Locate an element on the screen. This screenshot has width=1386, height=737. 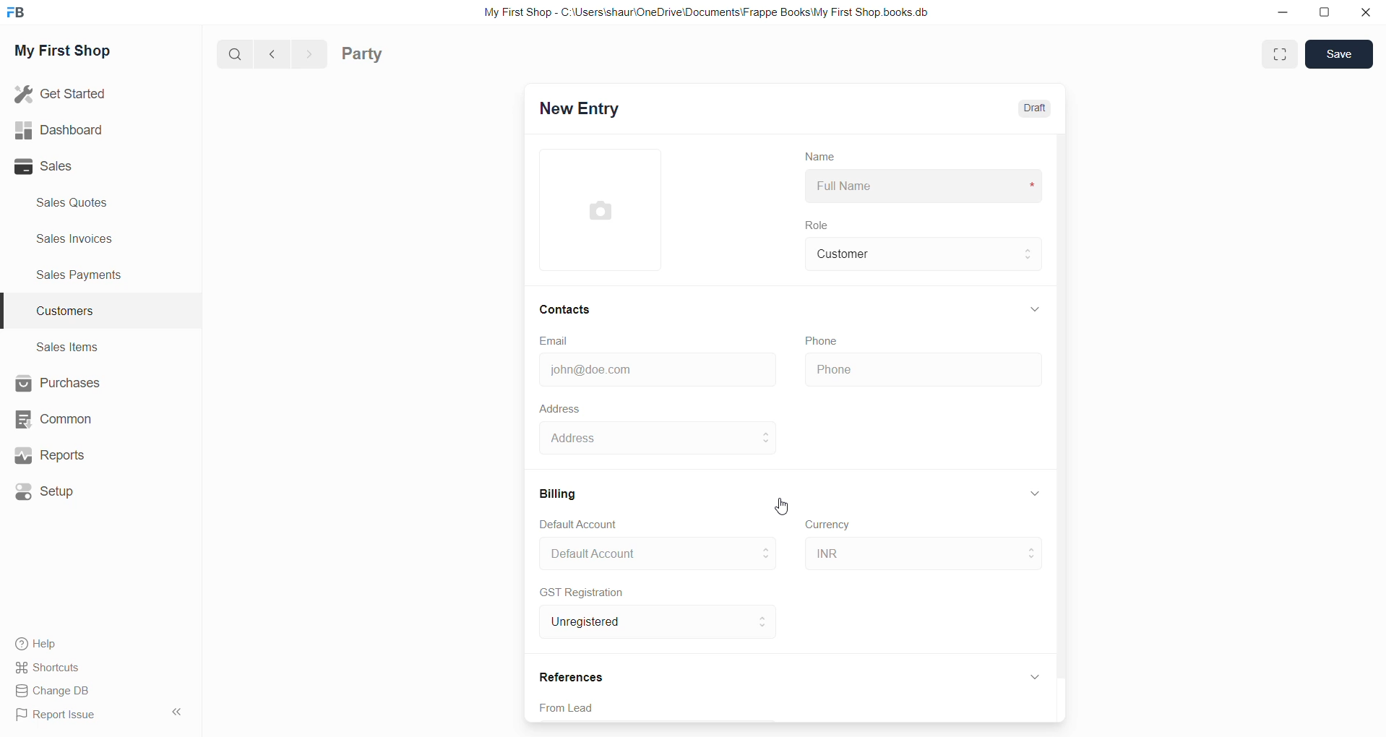
cursor is located at coordinates (775, 507).